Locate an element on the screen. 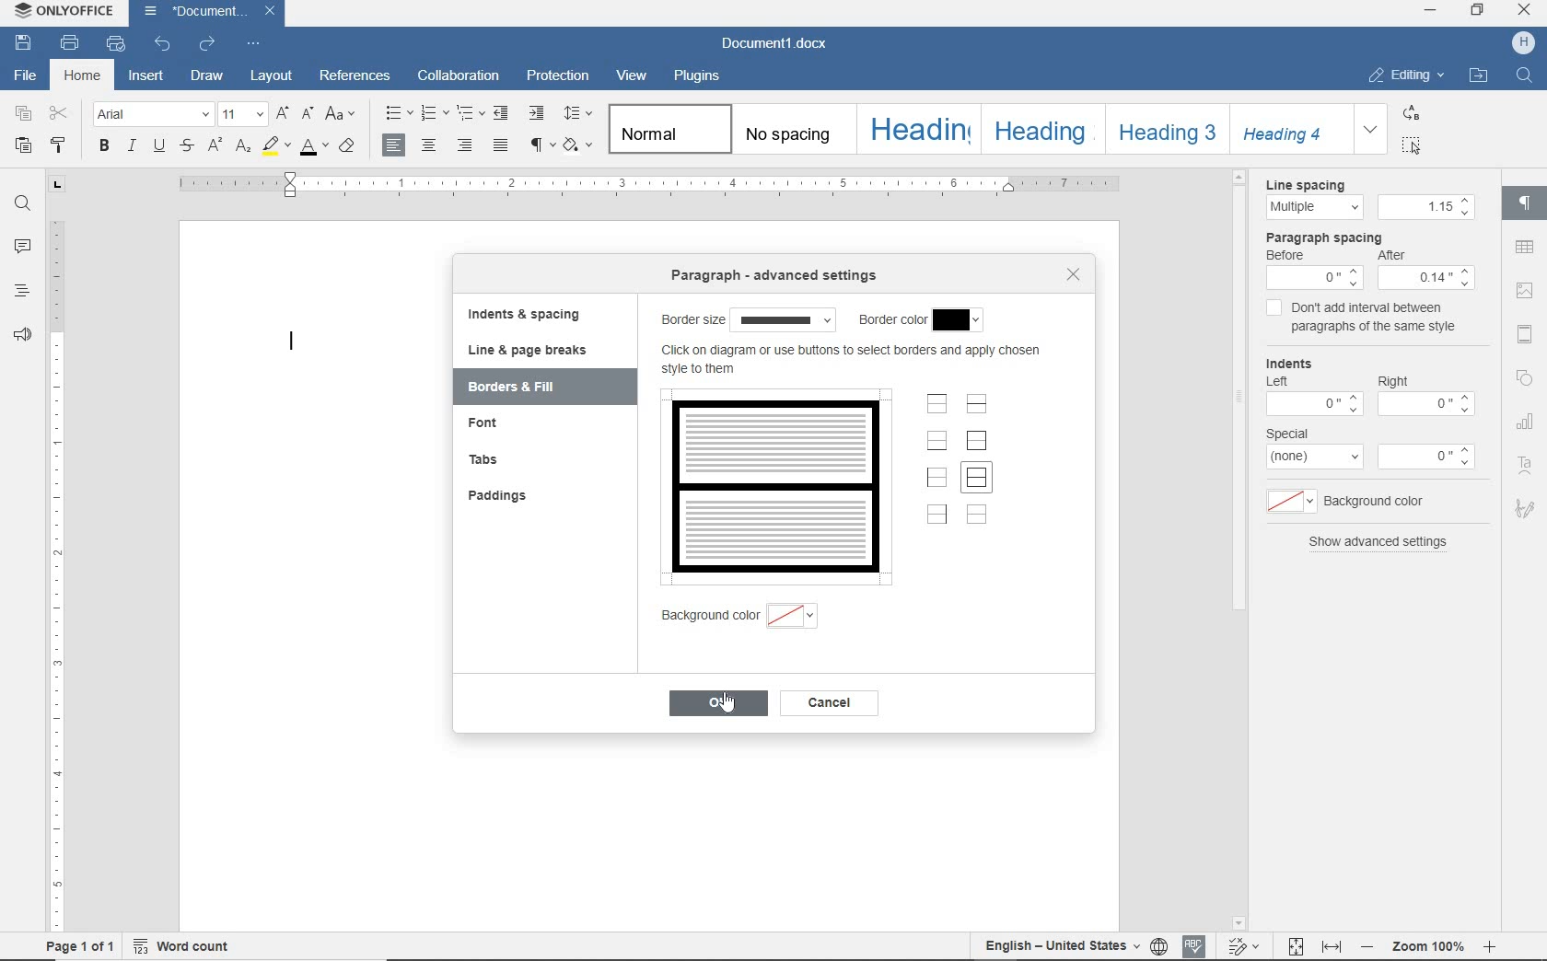  heading3 is located at coordinates (1168, 133).